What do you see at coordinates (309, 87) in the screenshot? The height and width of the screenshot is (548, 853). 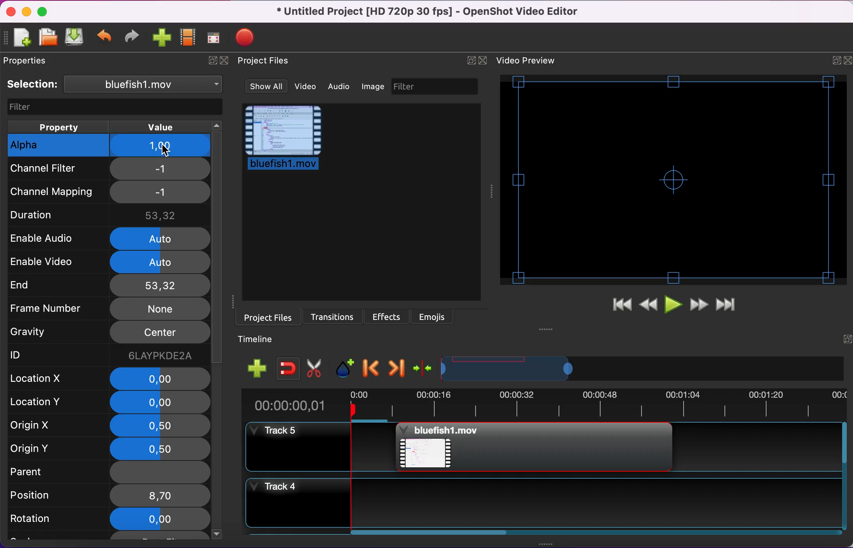 I see `video` at bounding box center [309, 87].